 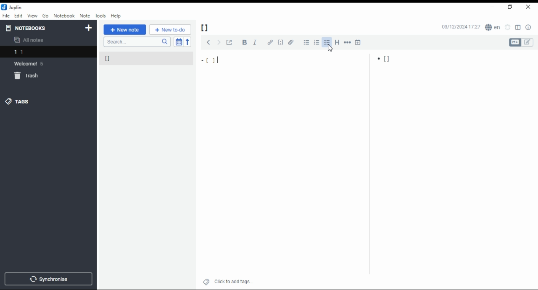 I want to click on welcome, so click(x=32, y=64).